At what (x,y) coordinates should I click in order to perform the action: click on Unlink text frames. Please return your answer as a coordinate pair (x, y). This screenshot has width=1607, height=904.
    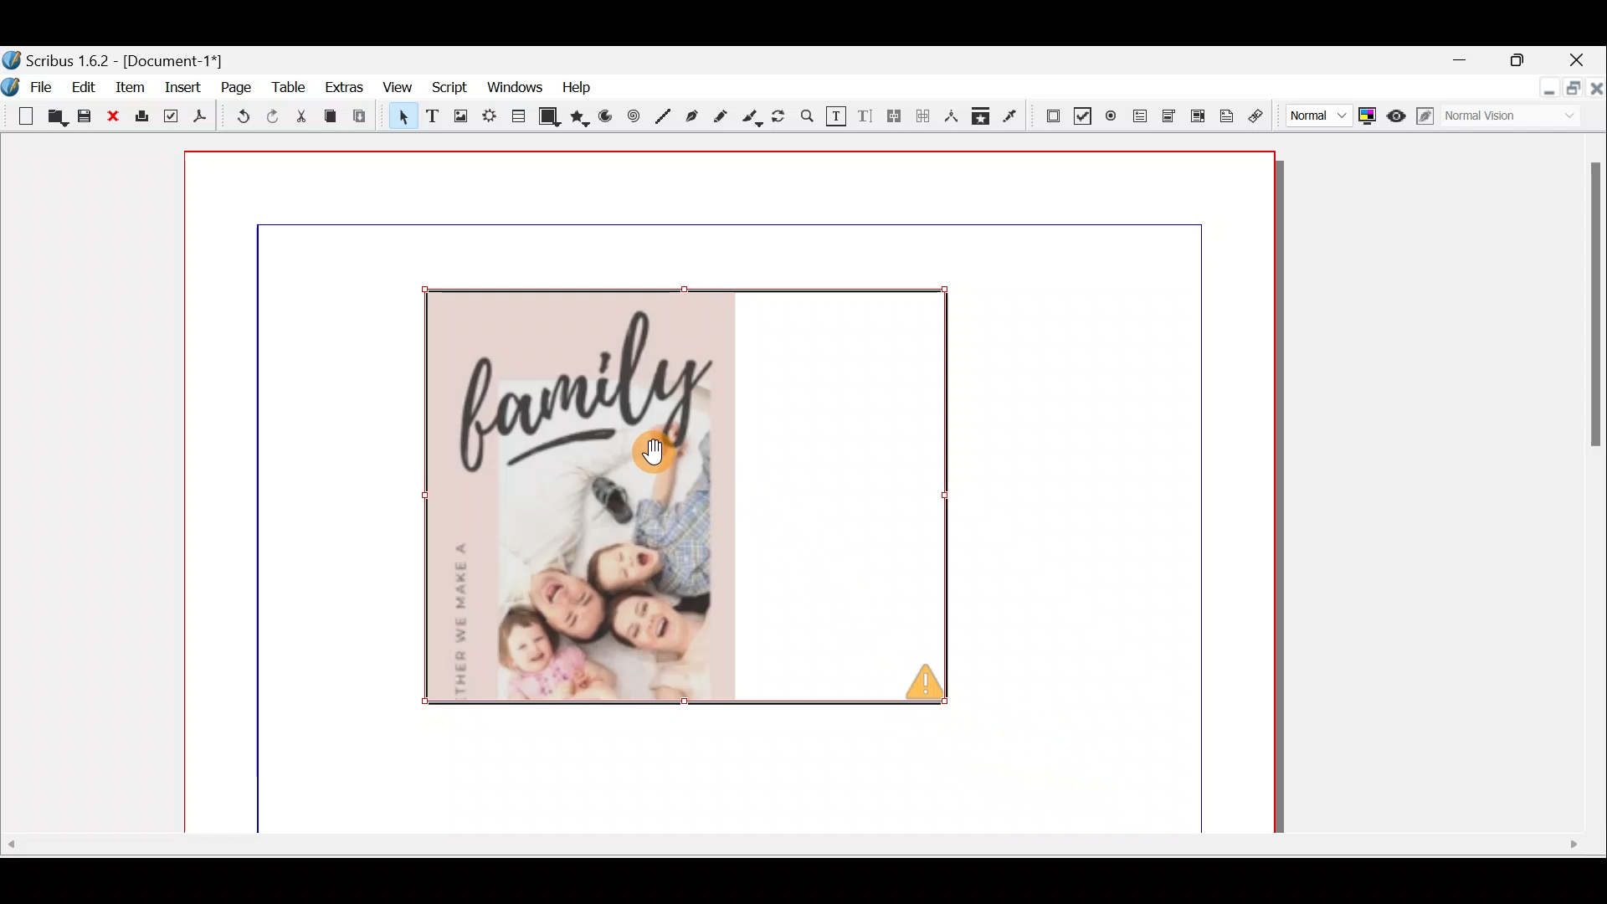
    Looking at the image, I should click on (925, 114).